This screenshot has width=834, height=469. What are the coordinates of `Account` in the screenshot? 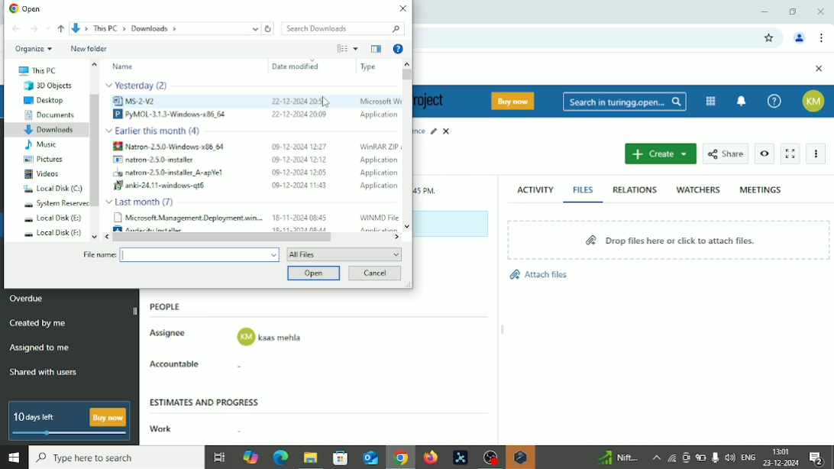 It's located at (800, 39).